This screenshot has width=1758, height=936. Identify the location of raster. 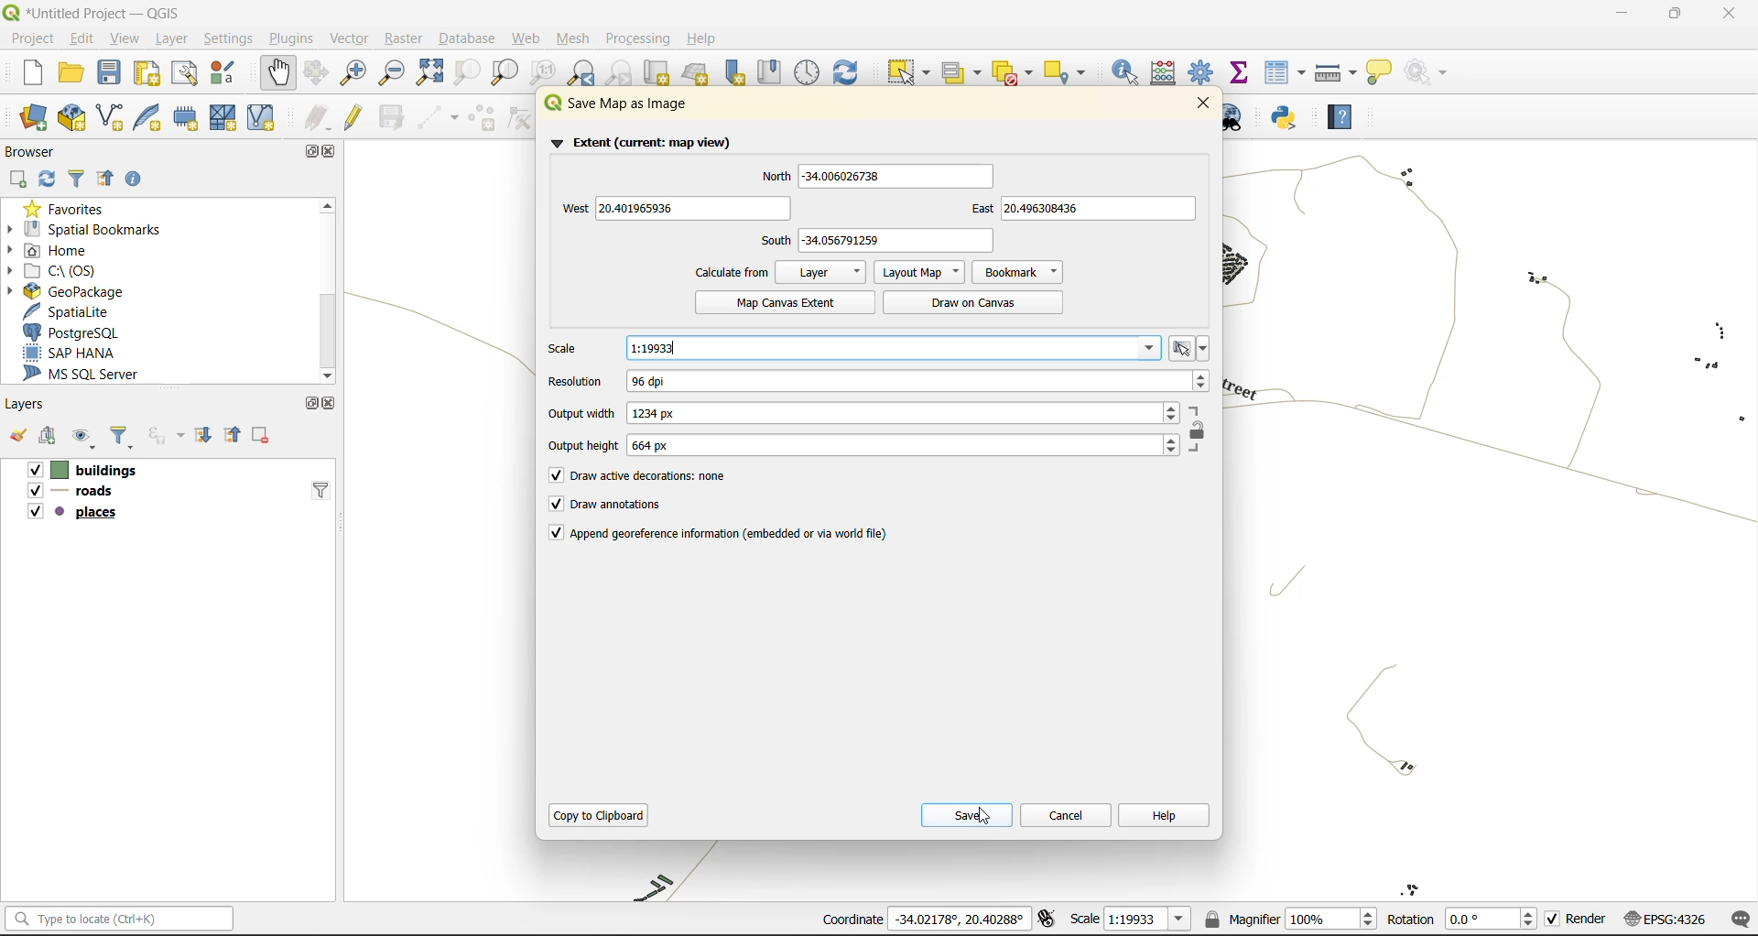
(402, 37).